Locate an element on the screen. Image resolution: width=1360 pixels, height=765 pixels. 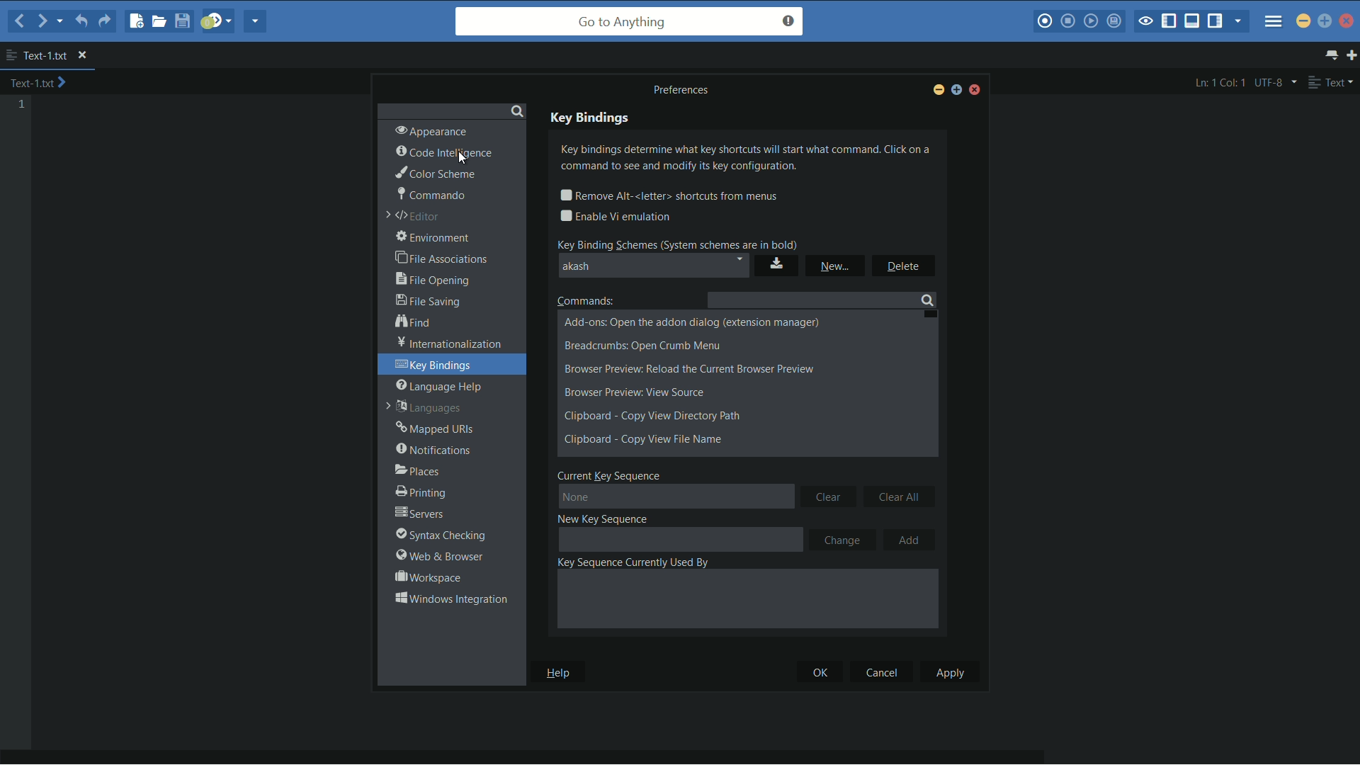
apply is located at coordinates (951, 672).